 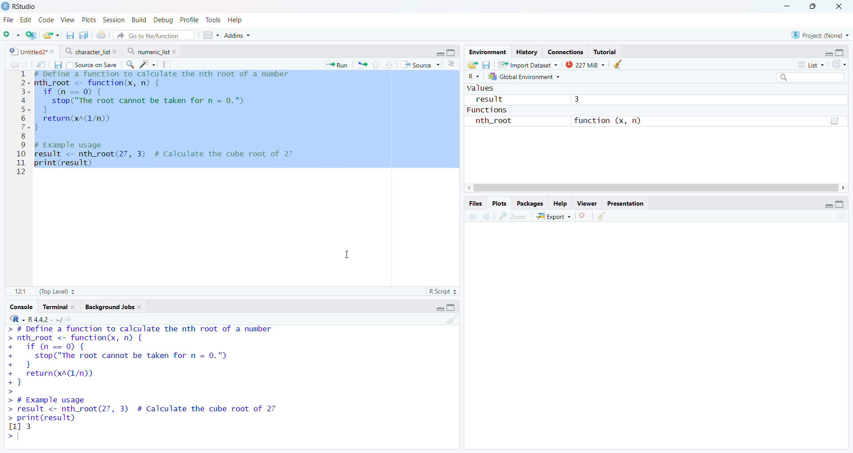 I want to click on Save all open files, so click(x=82, y=35).